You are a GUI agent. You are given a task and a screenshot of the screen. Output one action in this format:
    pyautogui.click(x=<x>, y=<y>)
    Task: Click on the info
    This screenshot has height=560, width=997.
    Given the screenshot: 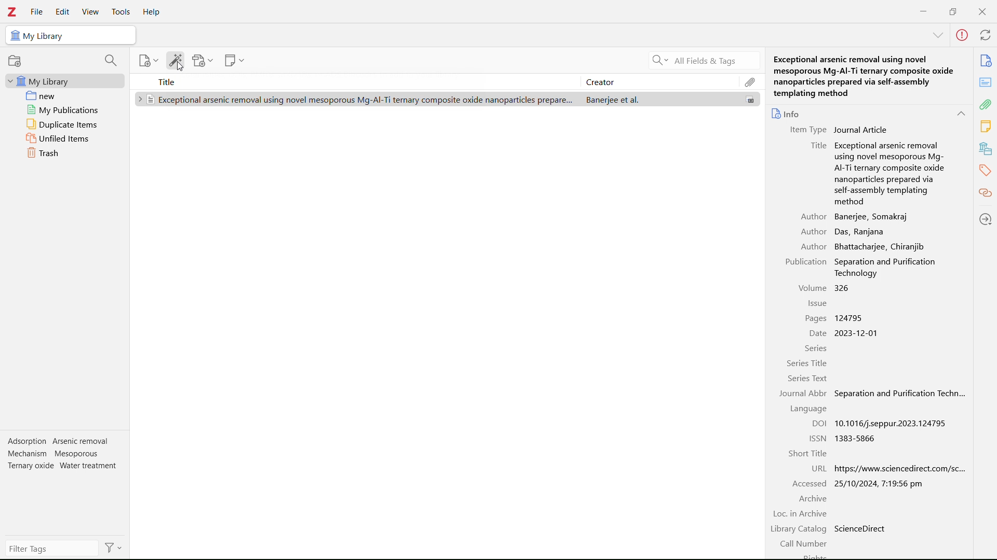 What is the action you would take?
    pyautogui.click(x=986, y=61)
    